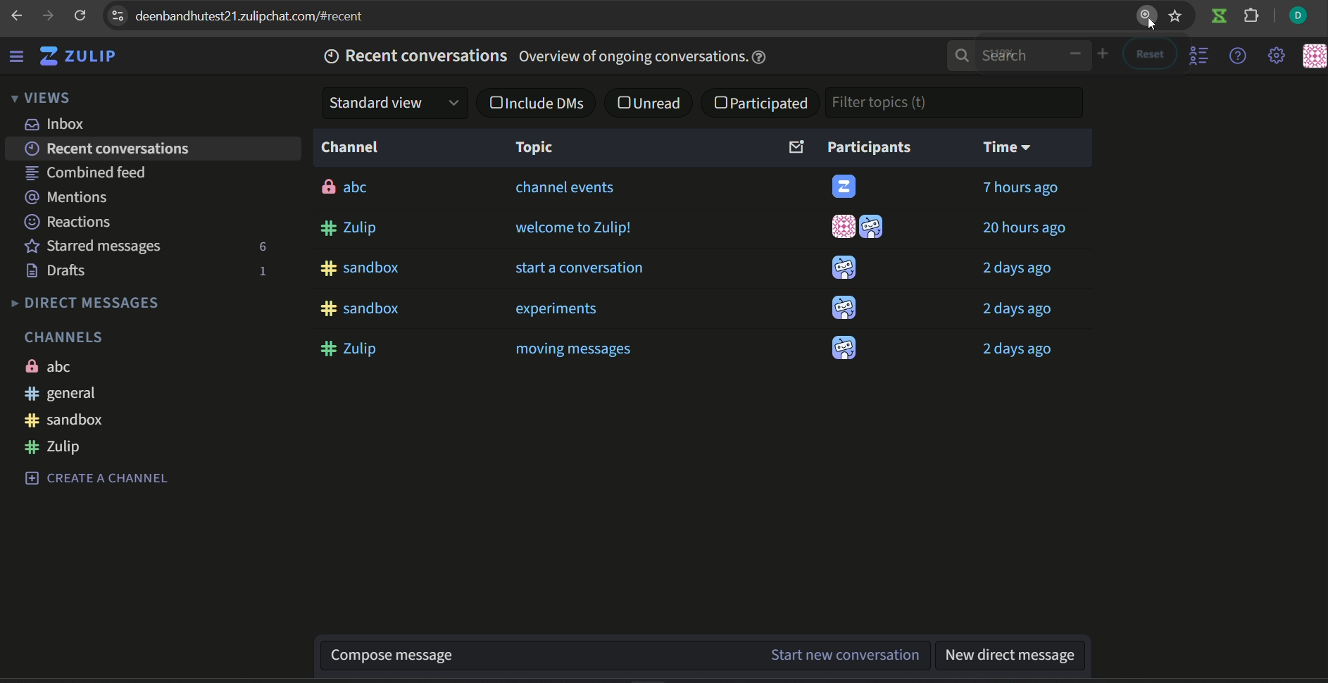  What do you see at coordinates (94, 248) in the screenshot?
I see `starred messages` at bounding box center [94, 248].